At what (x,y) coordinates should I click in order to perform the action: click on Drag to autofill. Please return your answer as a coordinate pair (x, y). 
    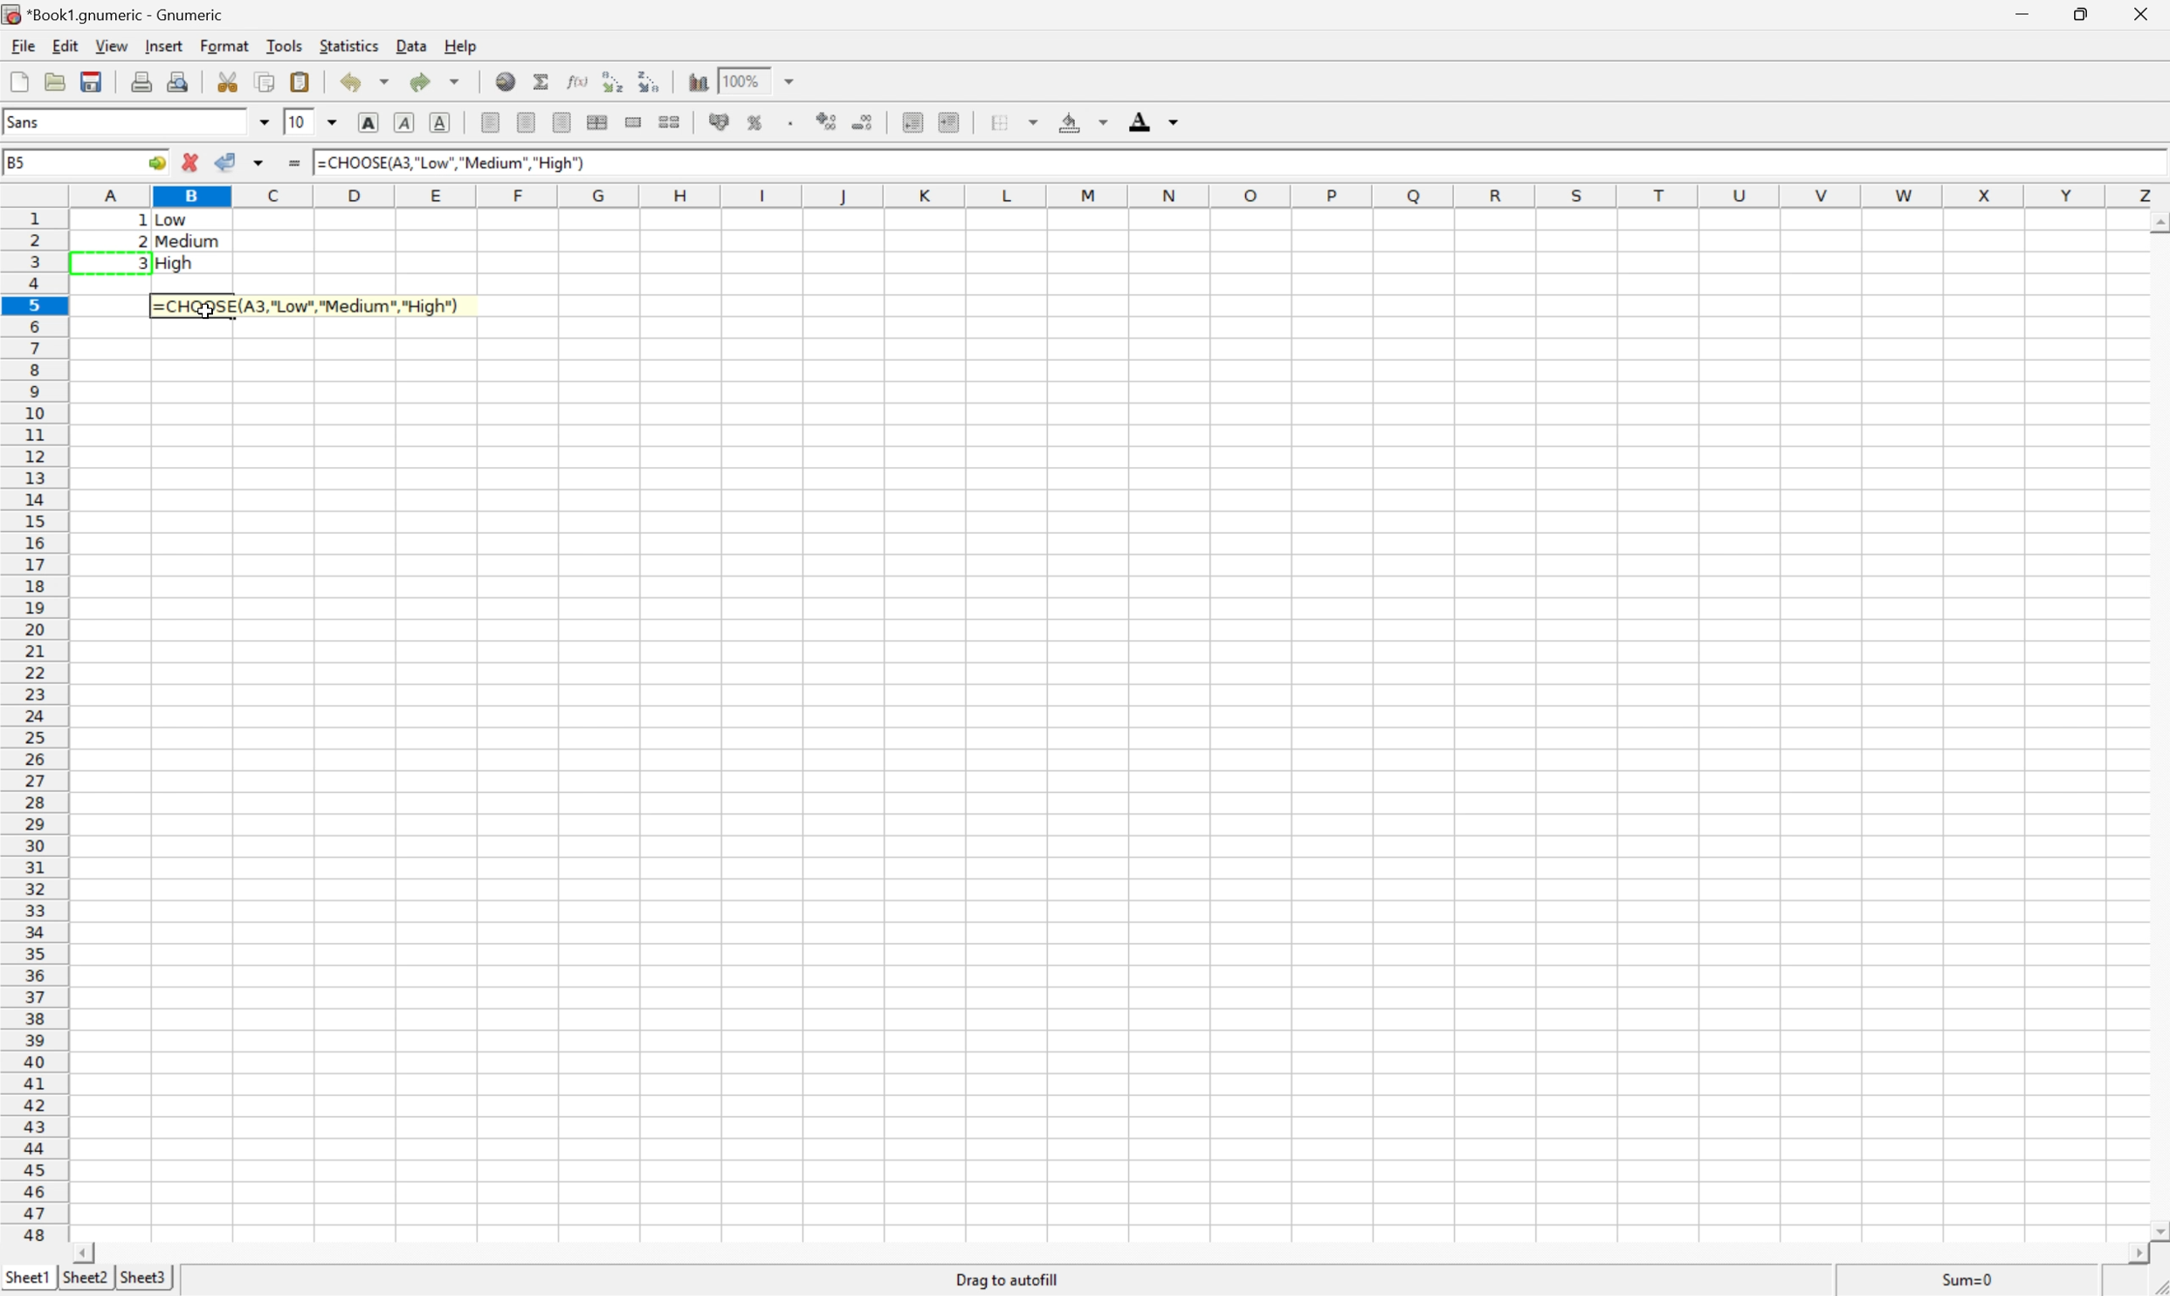
    Looking at the image, I should click on (1009, 1280).